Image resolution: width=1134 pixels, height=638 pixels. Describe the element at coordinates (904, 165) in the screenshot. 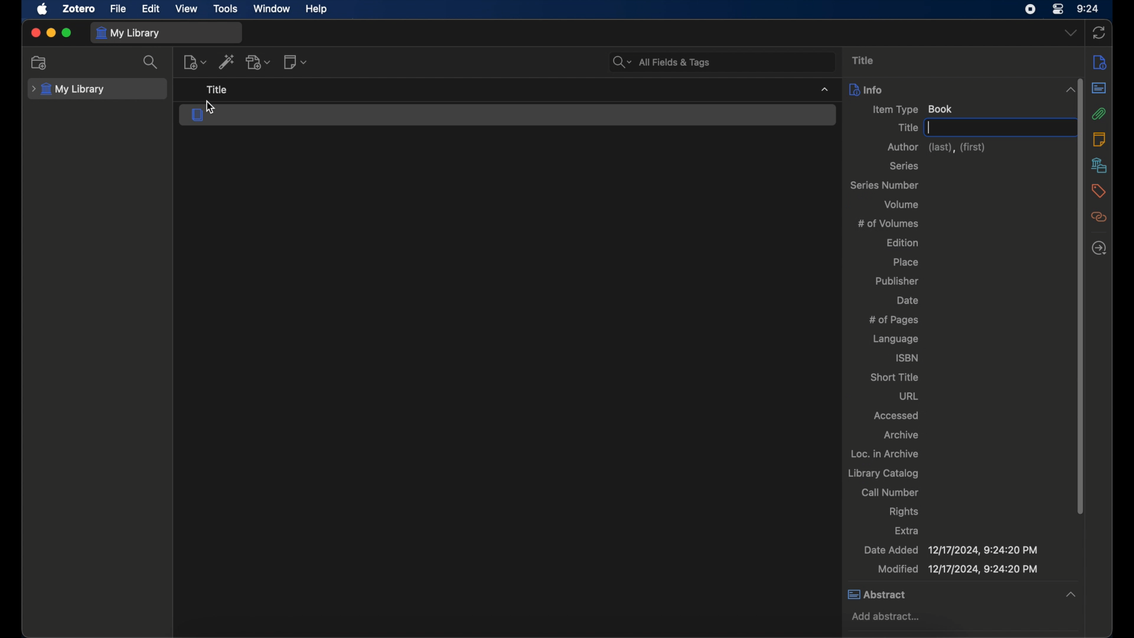

I see `series` at that location.